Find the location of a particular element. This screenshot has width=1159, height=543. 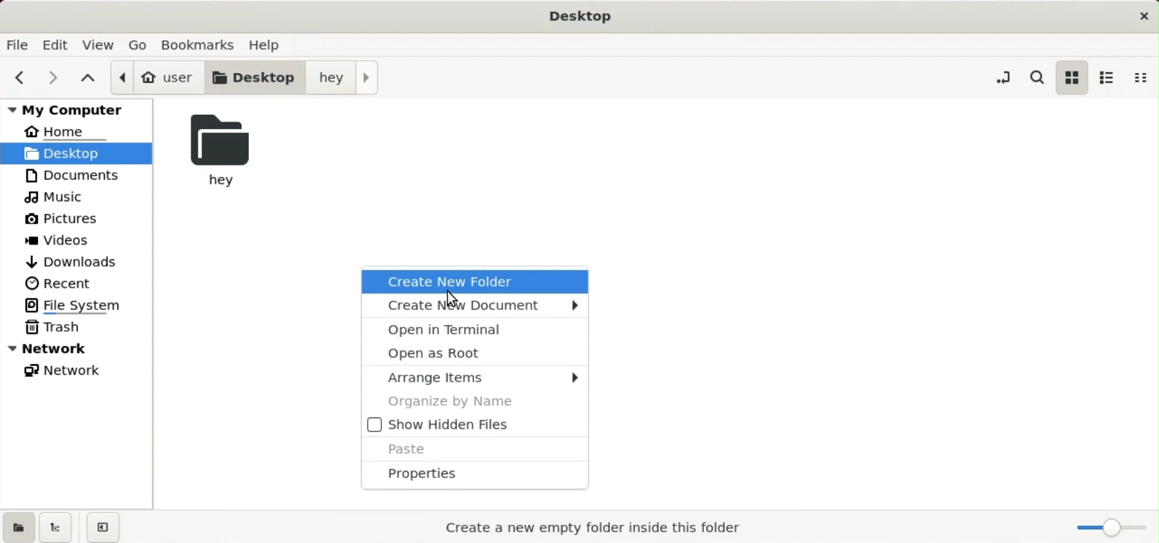

create new folder is located at coordinates (475, 280).